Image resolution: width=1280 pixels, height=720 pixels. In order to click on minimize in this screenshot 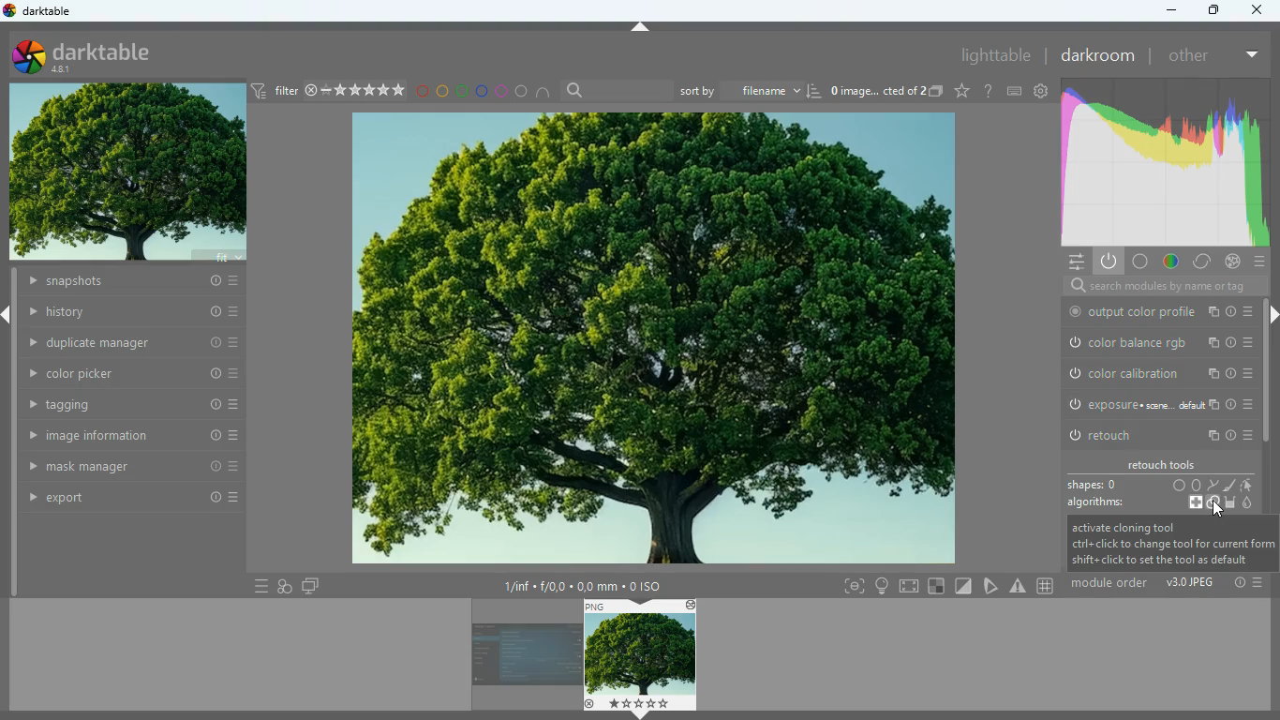, I will do `click(1168, 12)`.